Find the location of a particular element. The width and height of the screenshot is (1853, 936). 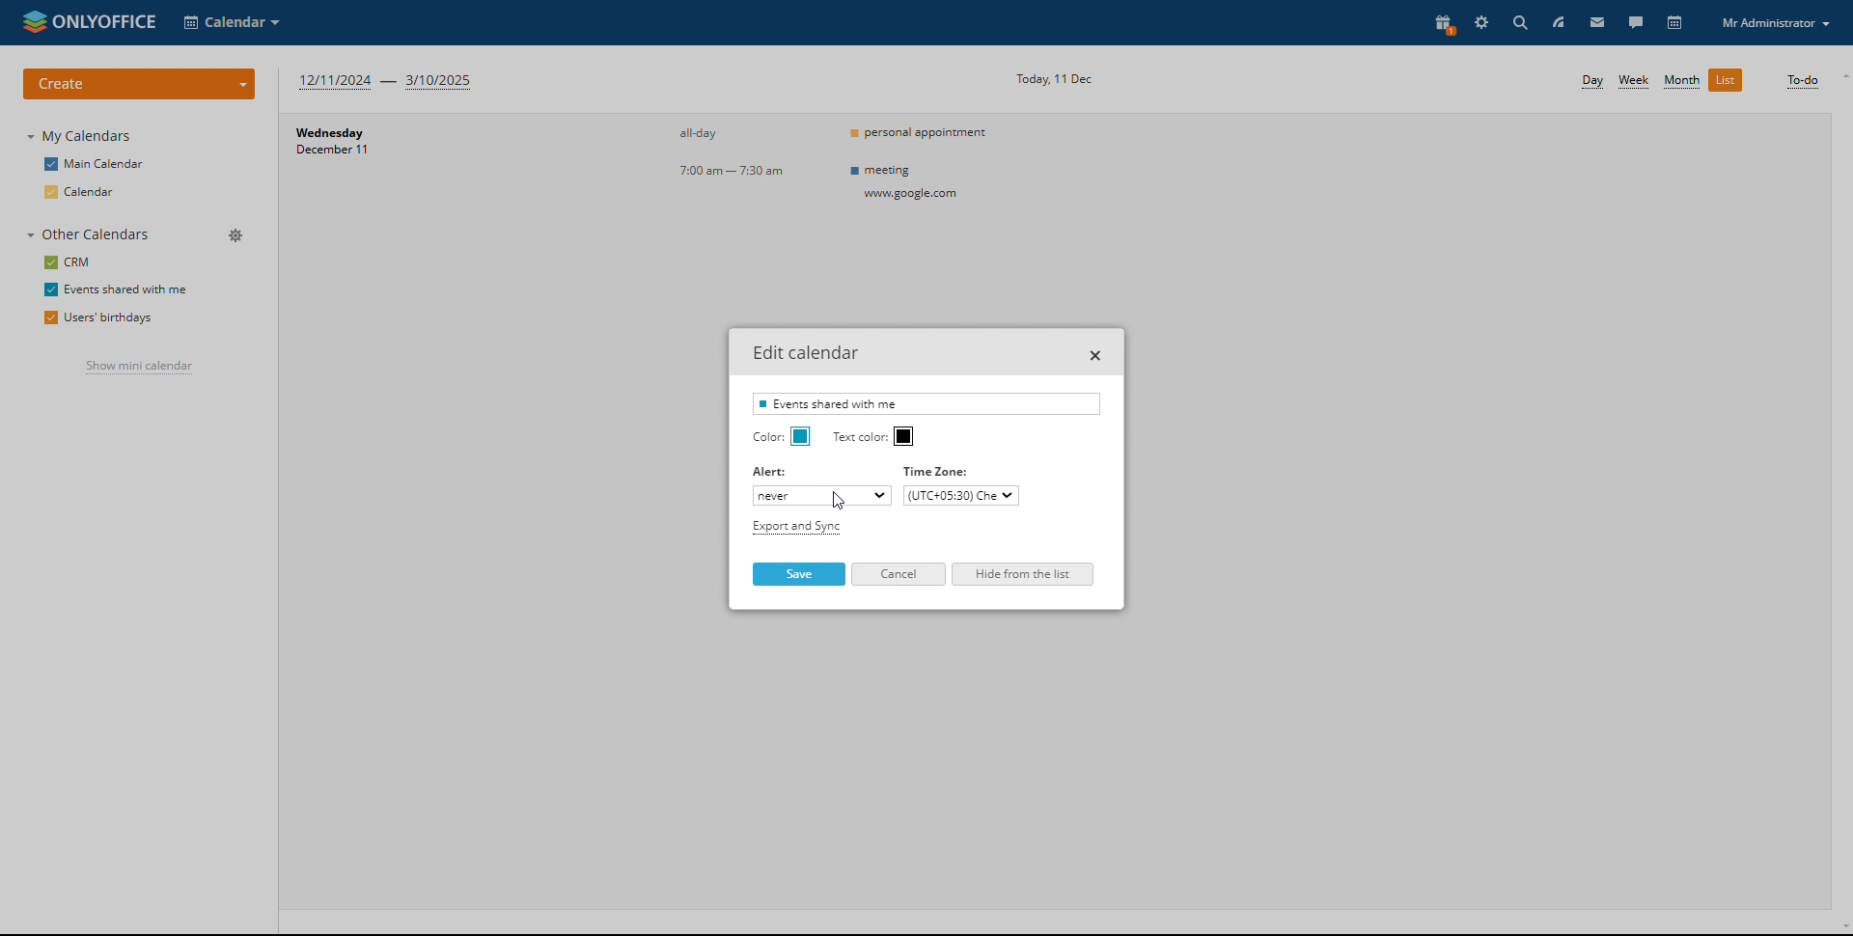

save is located at coordinates (800, 573).